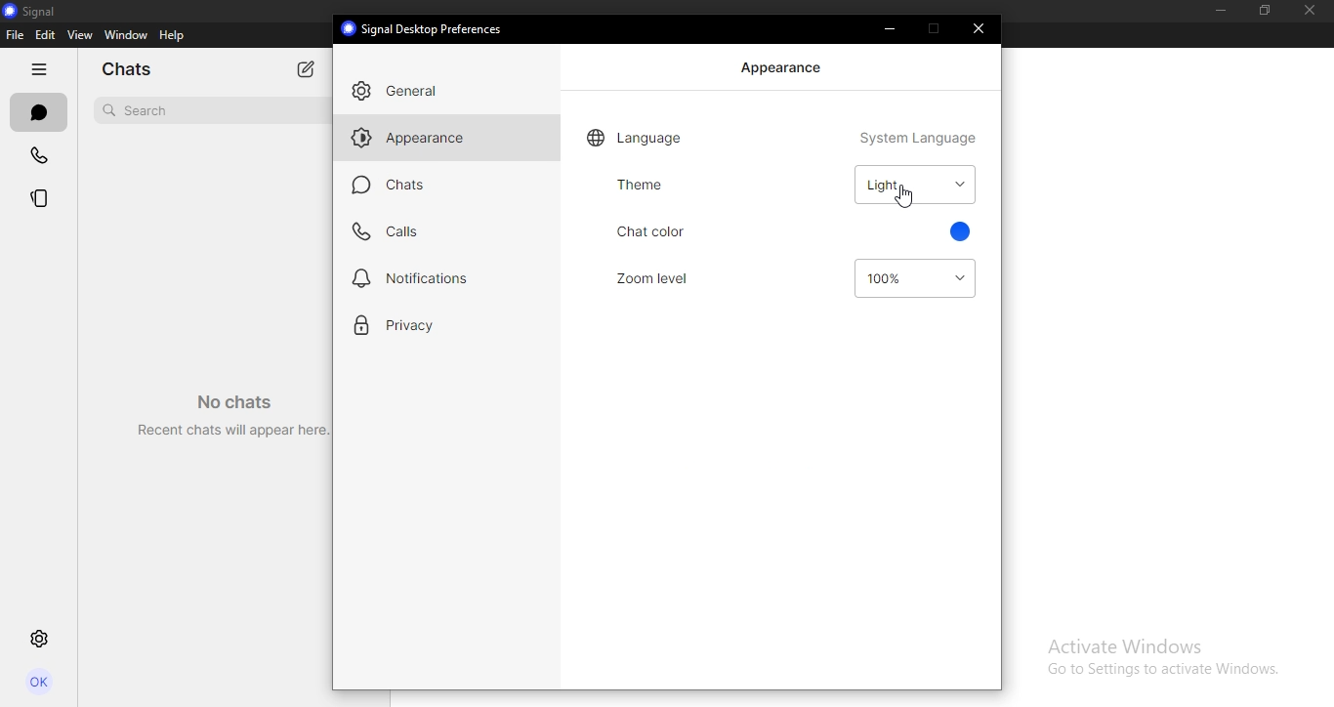 This screenshot has width=1334, height=707. What do you see at coordinates (425, 141) in the screenshot?
I see `appearance` at bounding box center [425, 141].